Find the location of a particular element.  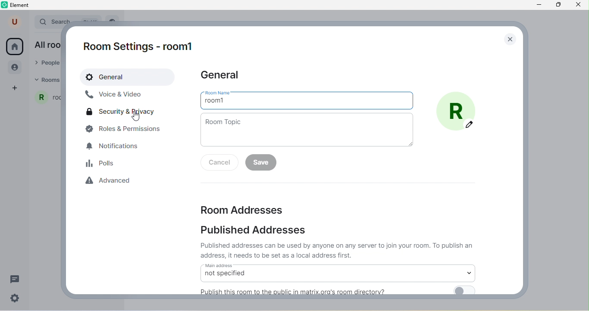

add photo is located at coordinates (458, 111).